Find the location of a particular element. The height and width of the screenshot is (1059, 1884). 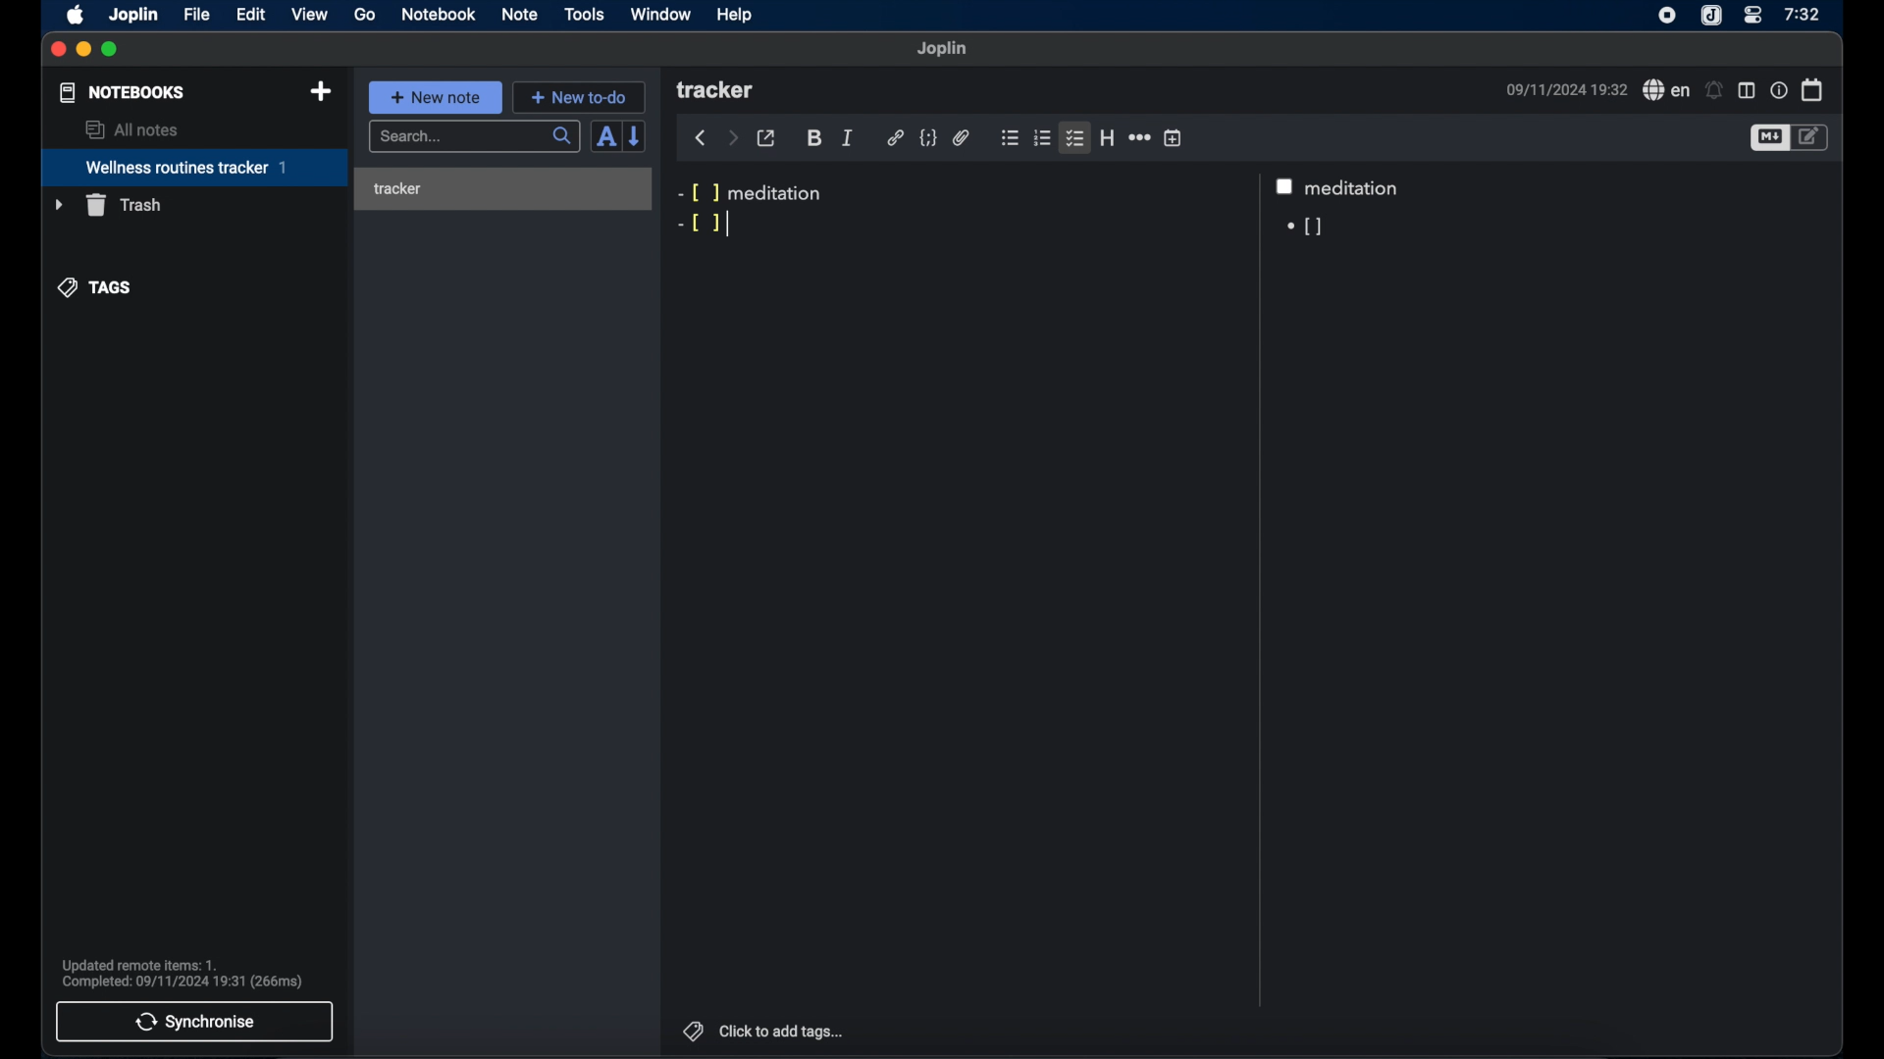

tracker is located at coordinates (717, 91).